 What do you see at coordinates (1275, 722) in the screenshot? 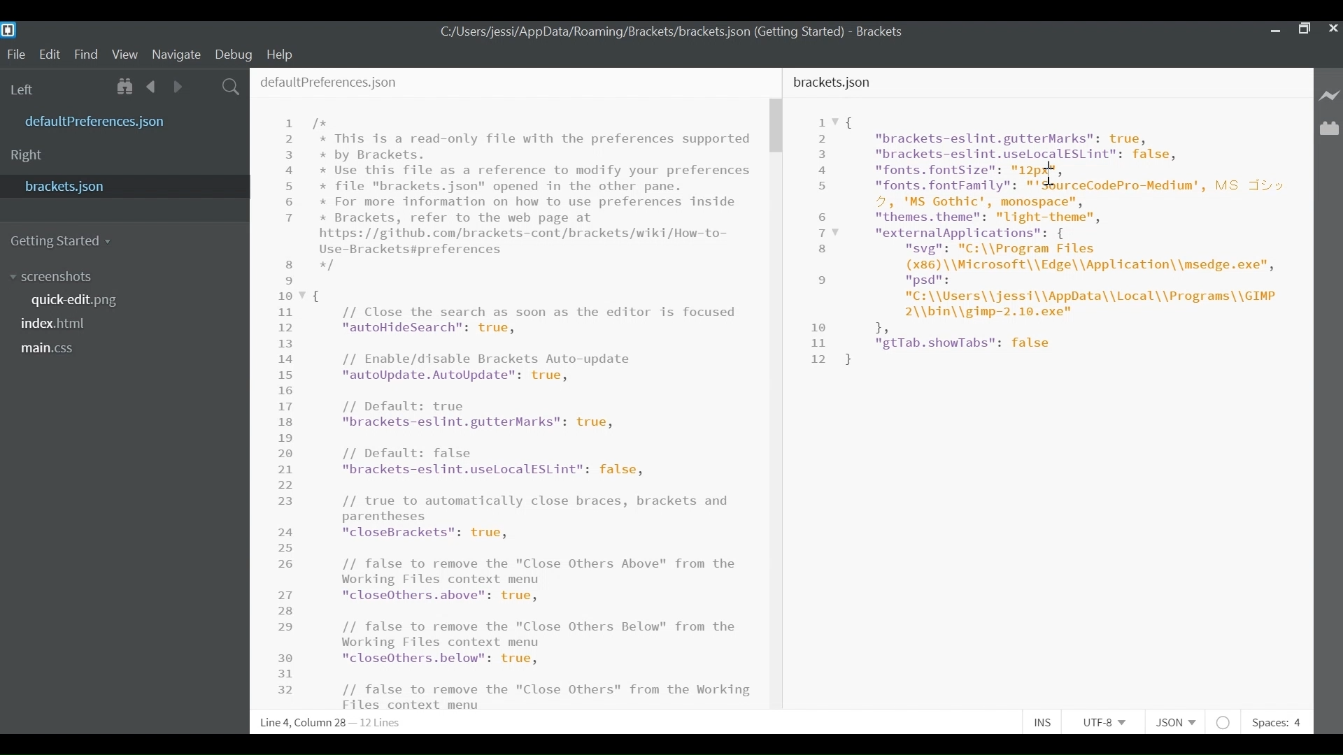
I see `Spaces: 4` at bounding box center [1275, 722].